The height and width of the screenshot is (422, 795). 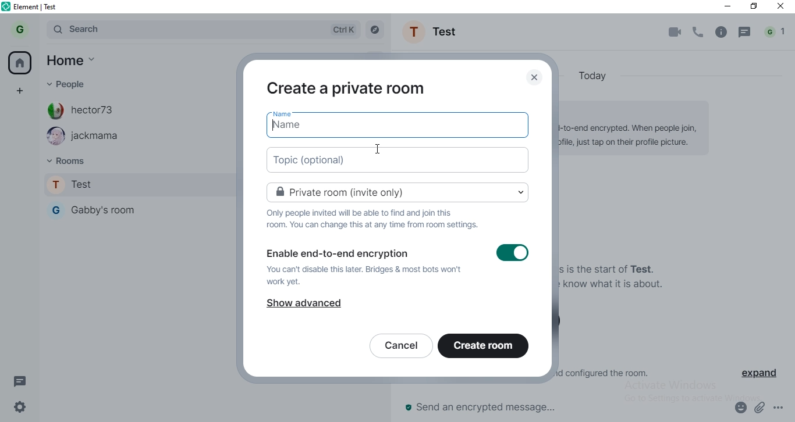 I want to click on name, so click(x=396, y=124).